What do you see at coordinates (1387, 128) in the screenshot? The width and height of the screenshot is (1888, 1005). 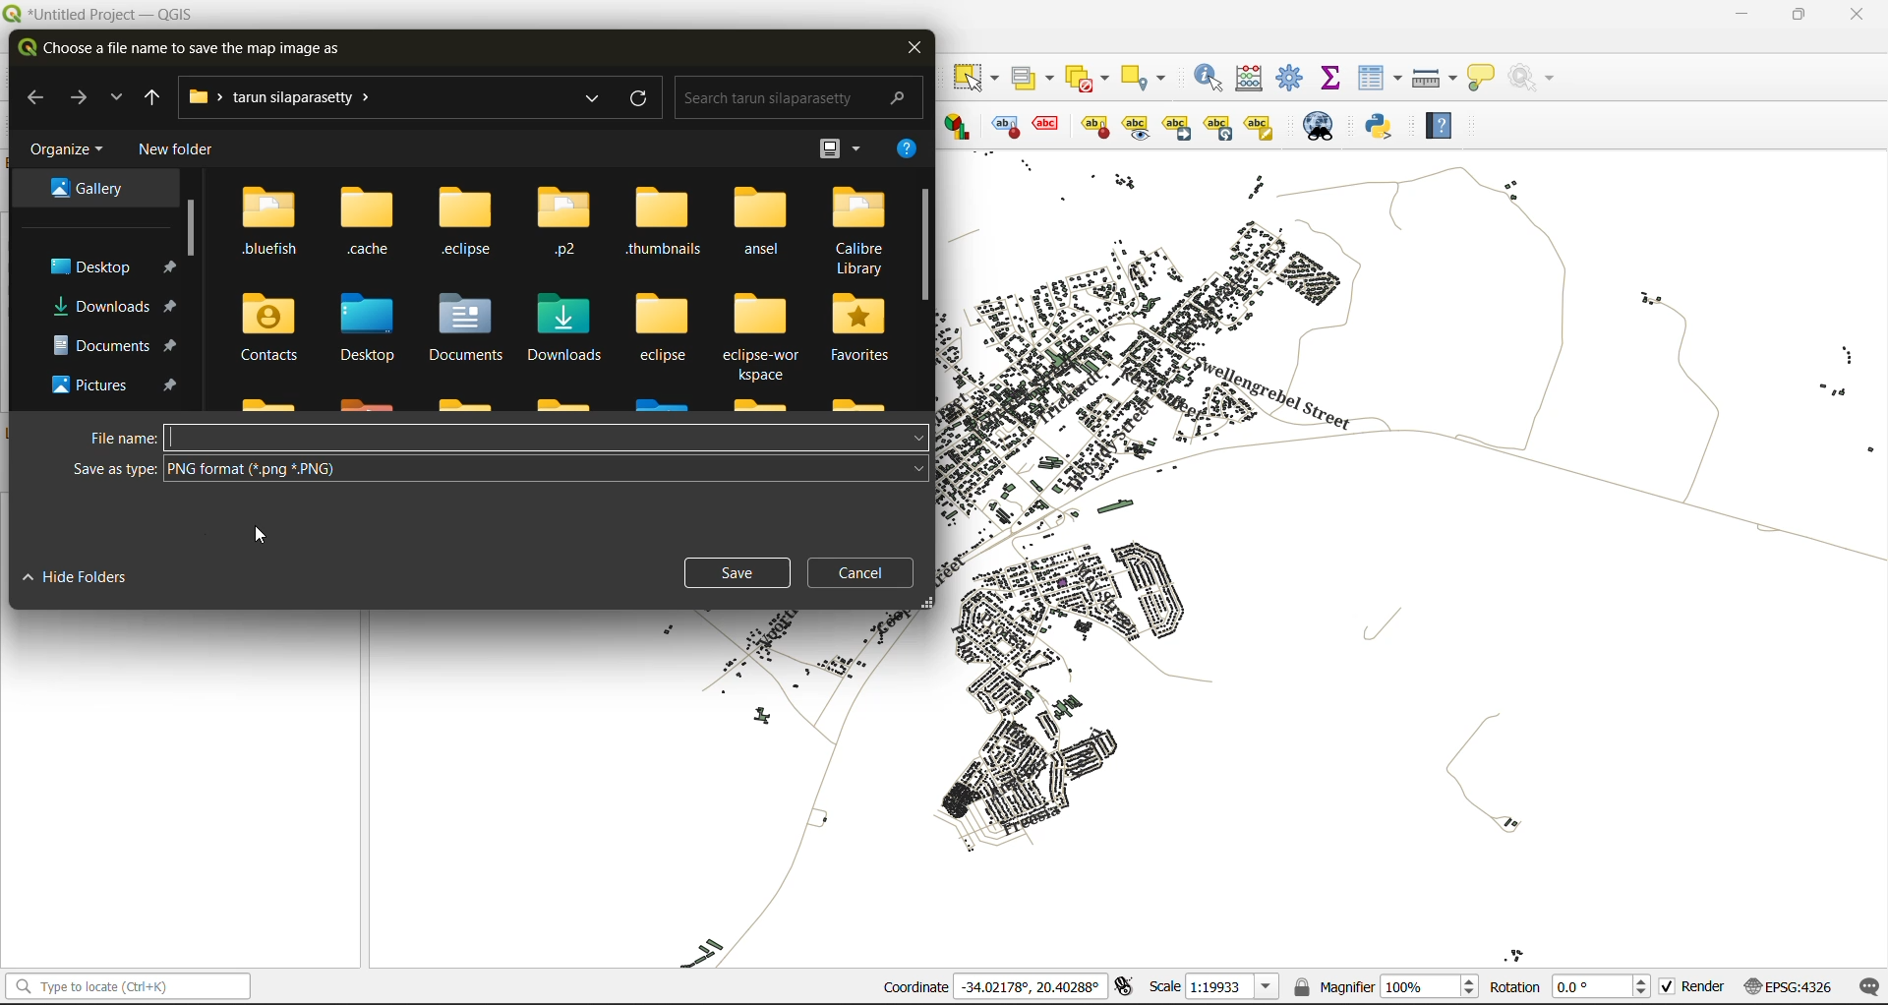 I see `python` at bounding box center [1387, 128].